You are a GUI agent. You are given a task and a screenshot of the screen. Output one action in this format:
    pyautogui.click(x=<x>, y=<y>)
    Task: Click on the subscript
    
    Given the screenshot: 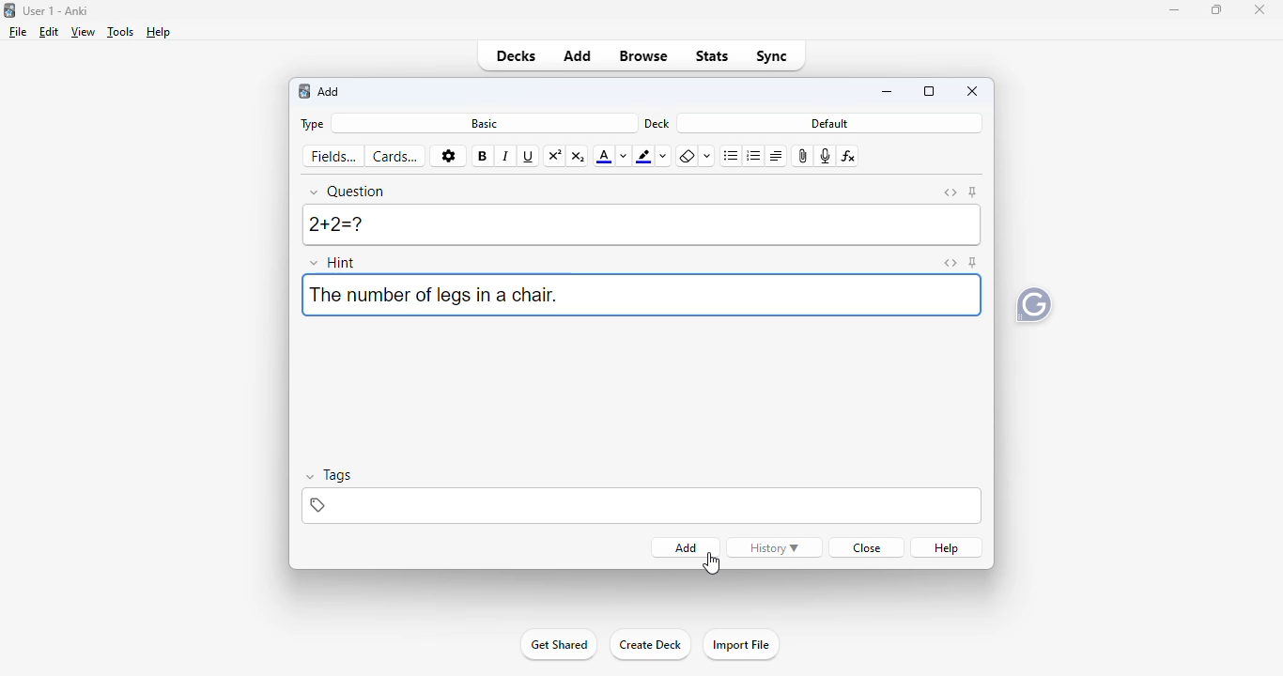 What is the action you would take?
    pyautogui.click(x=579, y=158)
    